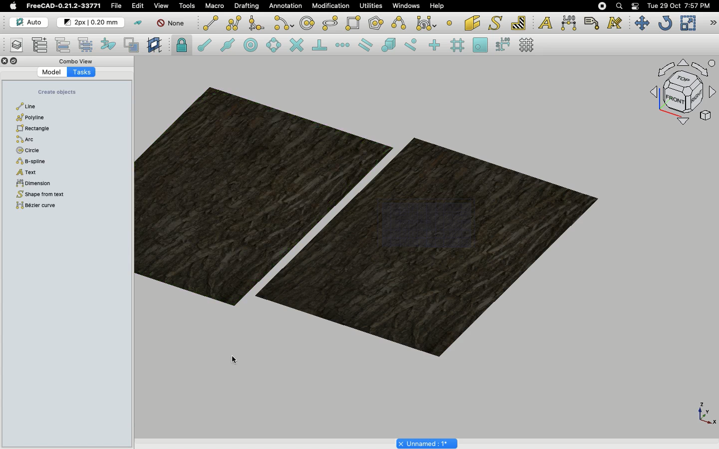 This screenshot has width=719, height=449. What do you see at coordinates (371, 6) in the screenshot?
I see `Utilities` at bounding box center [371, 6].